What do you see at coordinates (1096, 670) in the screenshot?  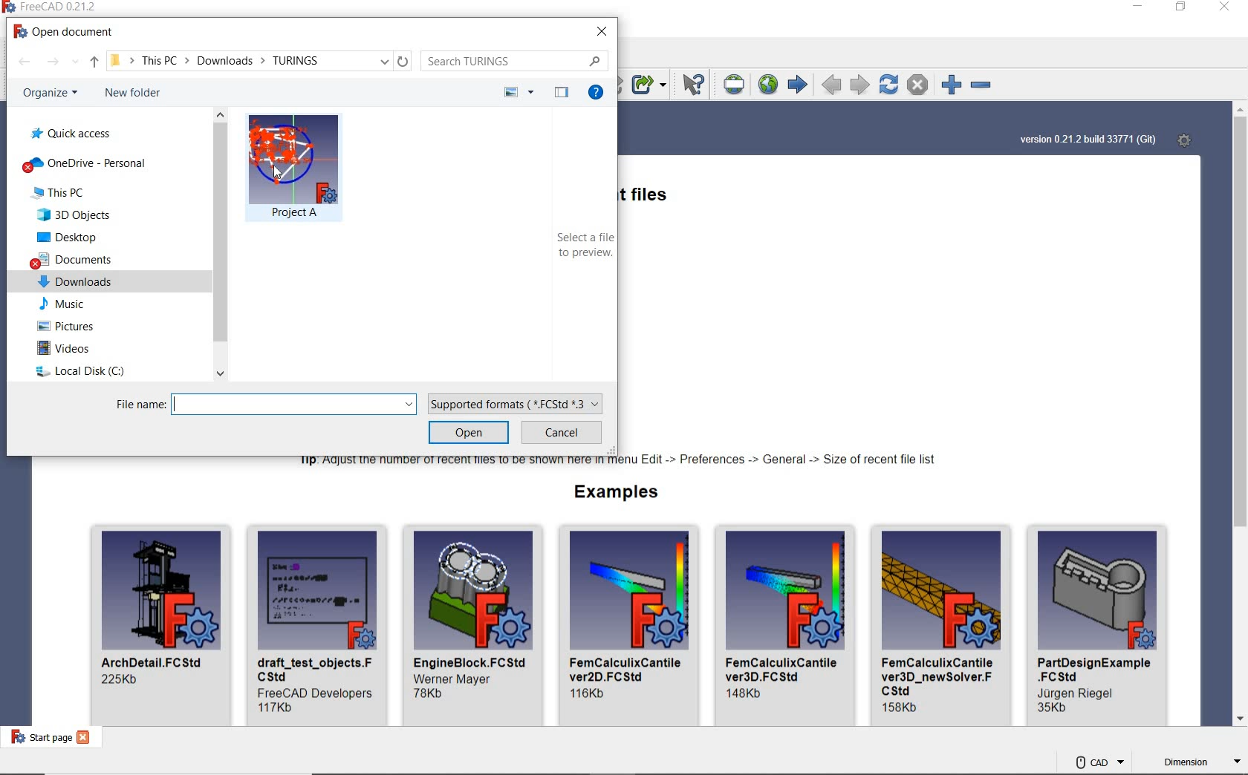 I see `name` at bounding box center [1096, 670].